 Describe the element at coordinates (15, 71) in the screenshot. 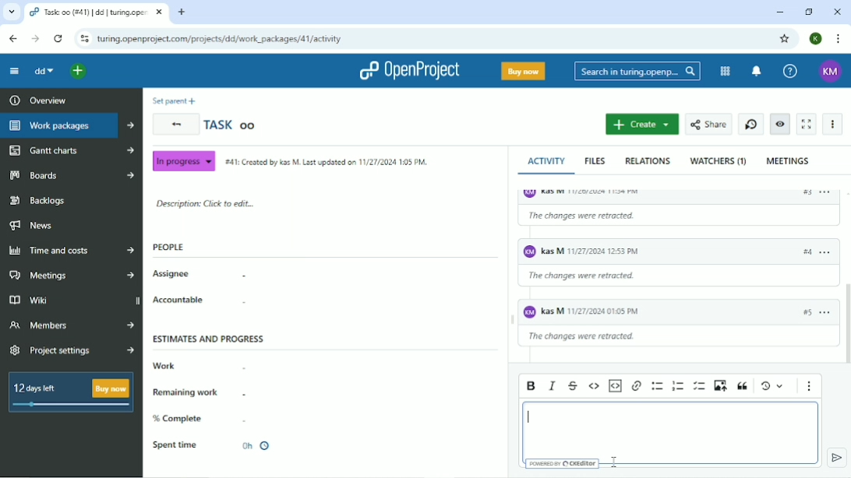

I see `Collapse project menu` at that location.